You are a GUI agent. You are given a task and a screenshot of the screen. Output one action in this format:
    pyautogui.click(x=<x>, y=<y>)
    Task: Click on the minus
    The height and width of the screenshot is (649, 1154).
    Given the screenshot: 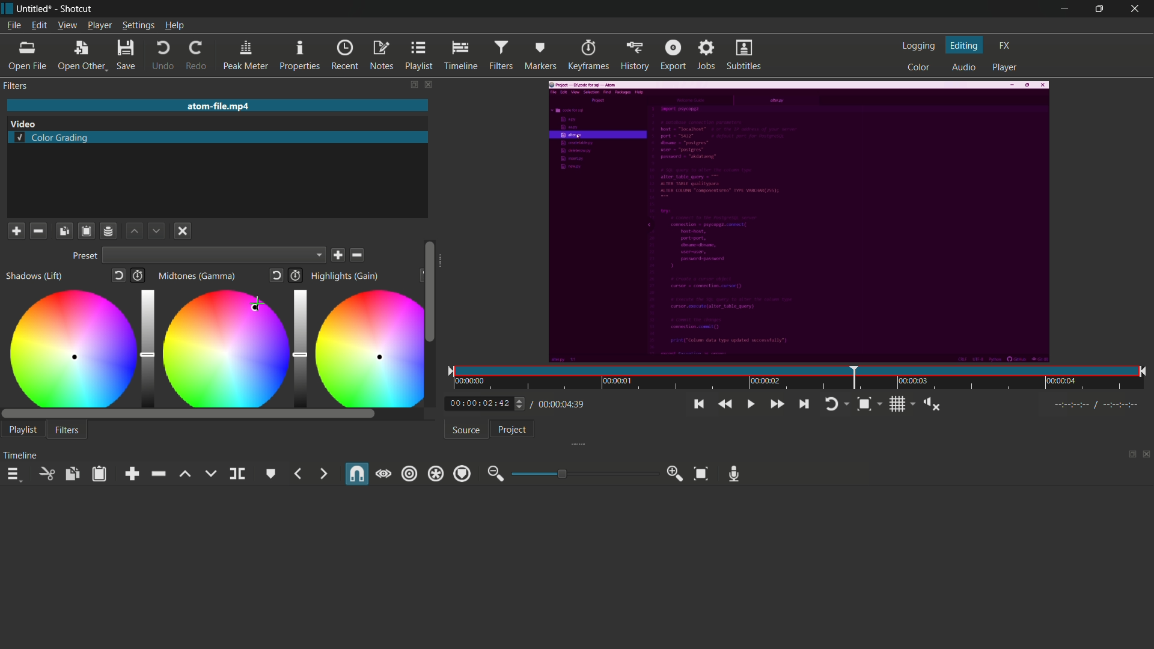 What is the action you would take?
    pyautogui.click(x=37, y=230)
    